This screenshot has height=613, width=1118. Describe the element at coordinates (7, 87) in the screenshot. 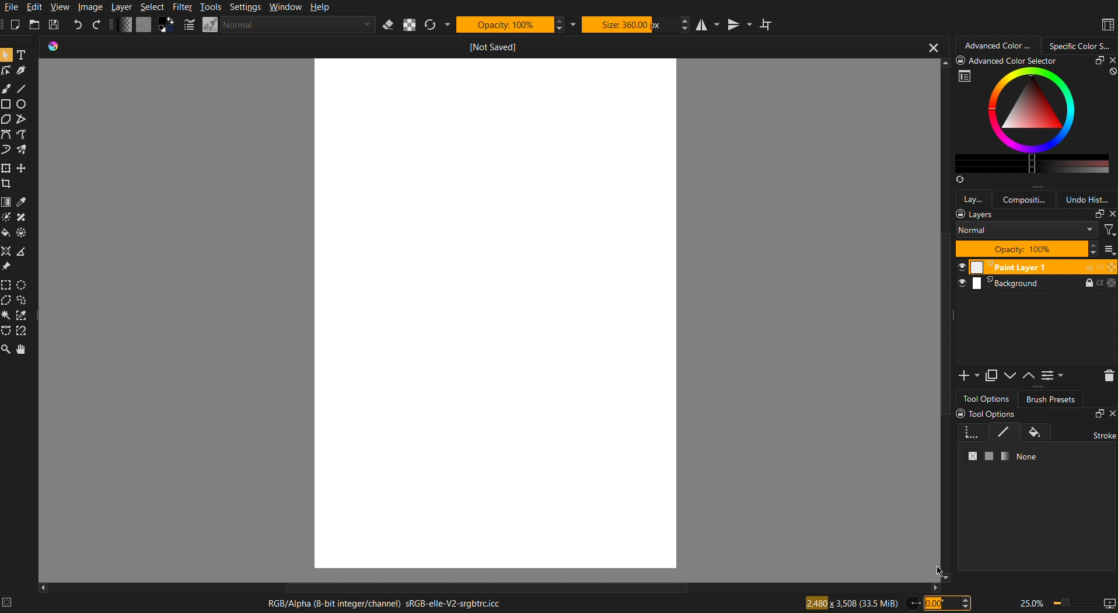

I see `Brush` at that location.